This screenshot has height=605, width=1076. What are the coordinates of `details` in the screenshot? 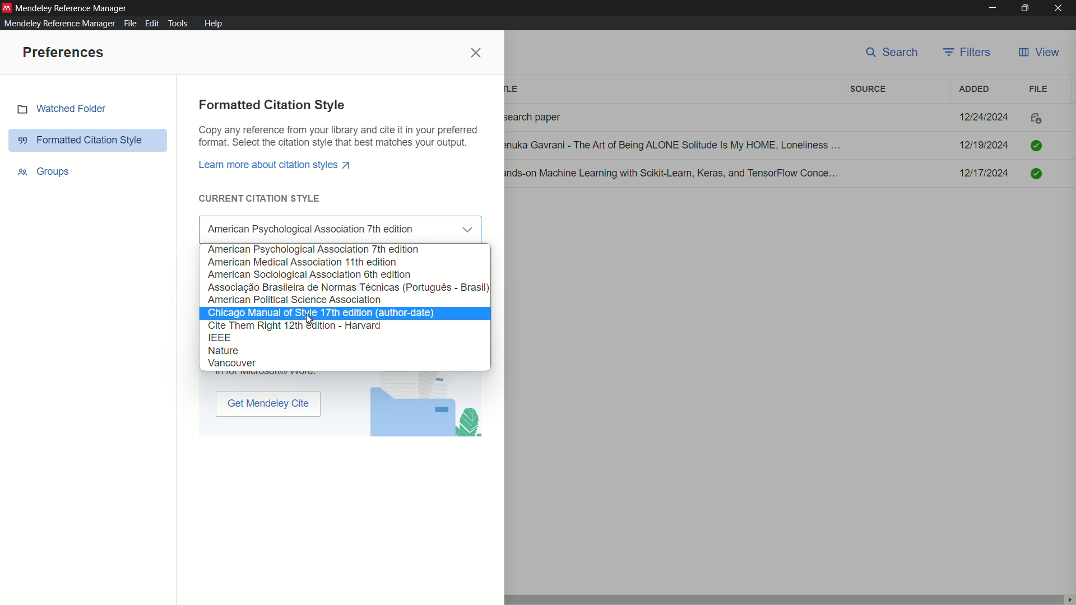 It's located at (778, 174).